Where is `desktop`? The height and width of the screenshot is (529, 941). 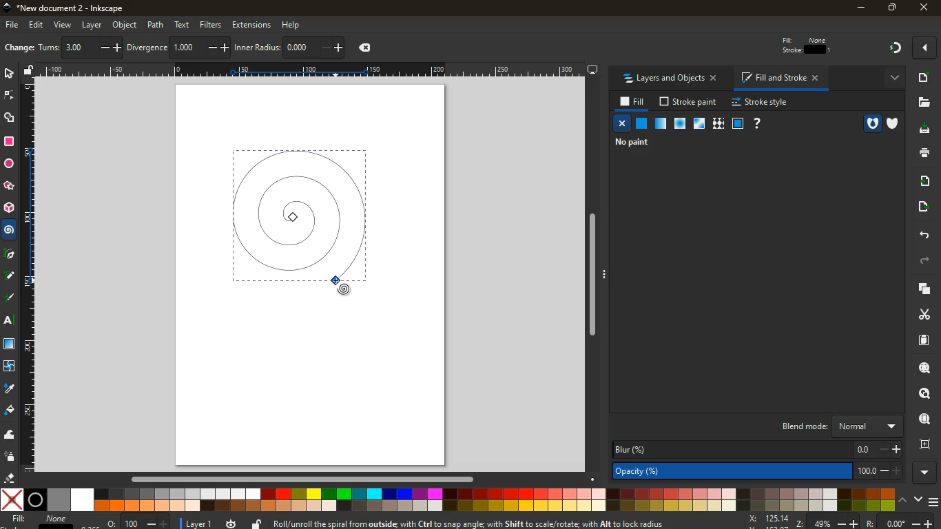
desktop is located at coordinates (592, 71).